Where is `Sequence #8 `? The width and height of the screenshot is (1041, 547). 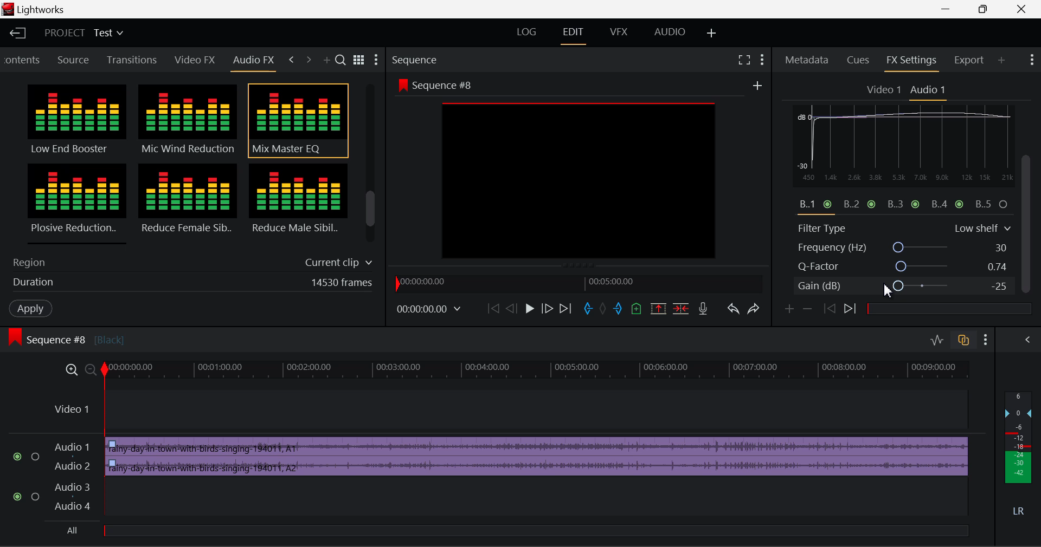
Sequence #8  is located at coordinates (434, 83).